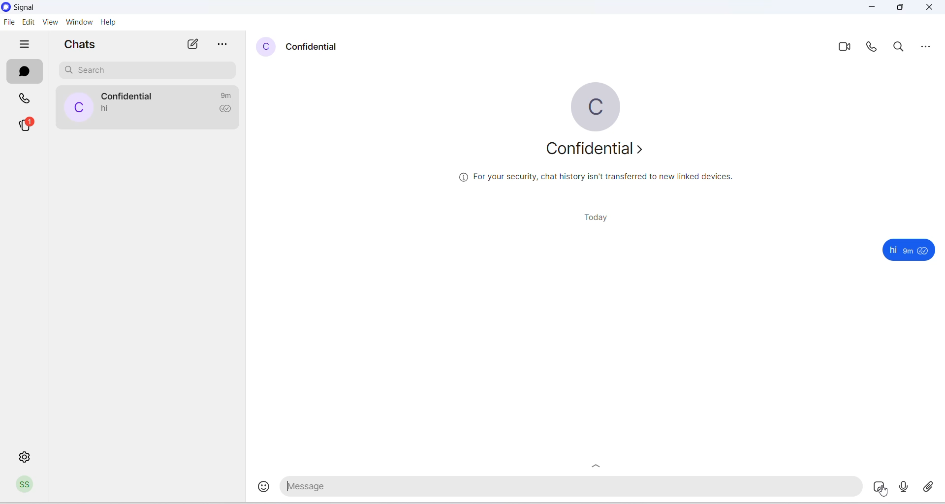 Image resolution: width=945 pixels, height=504 pixels. What do you see at coordinates (924, 251) in the screenshot?
I see `seen` at bounding box center [924, 251].